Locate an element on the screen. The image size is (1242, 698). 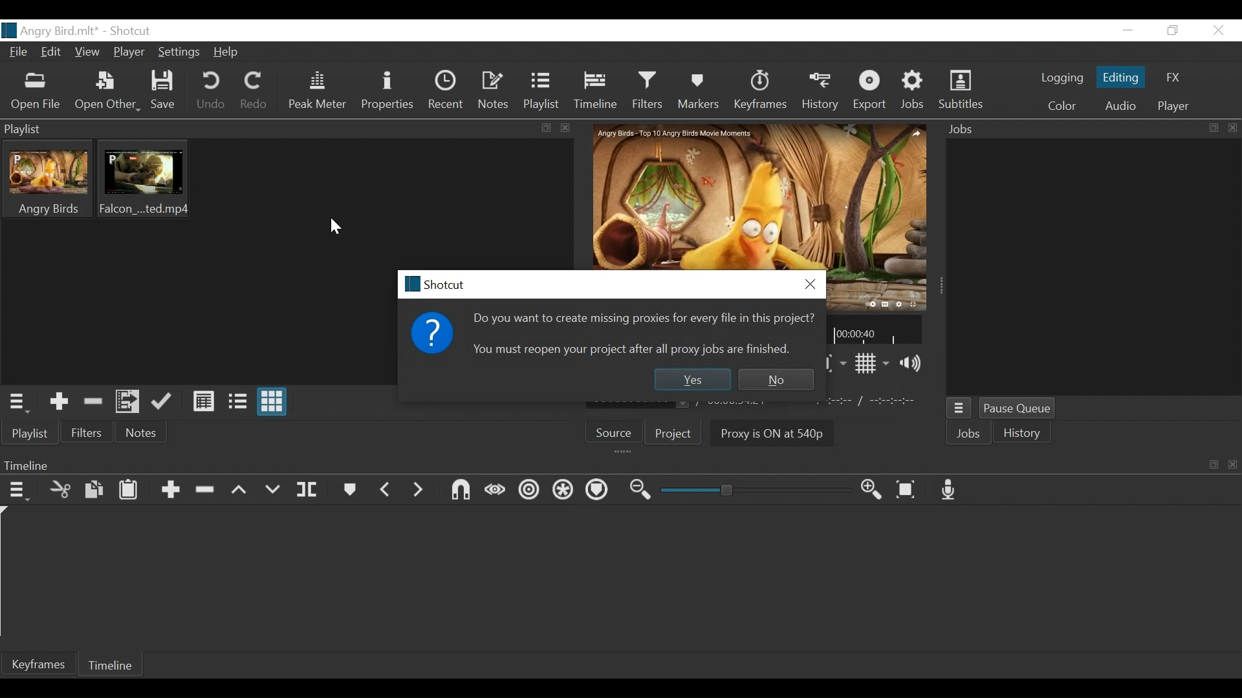
Timeline is located at coordinates (596, 91).